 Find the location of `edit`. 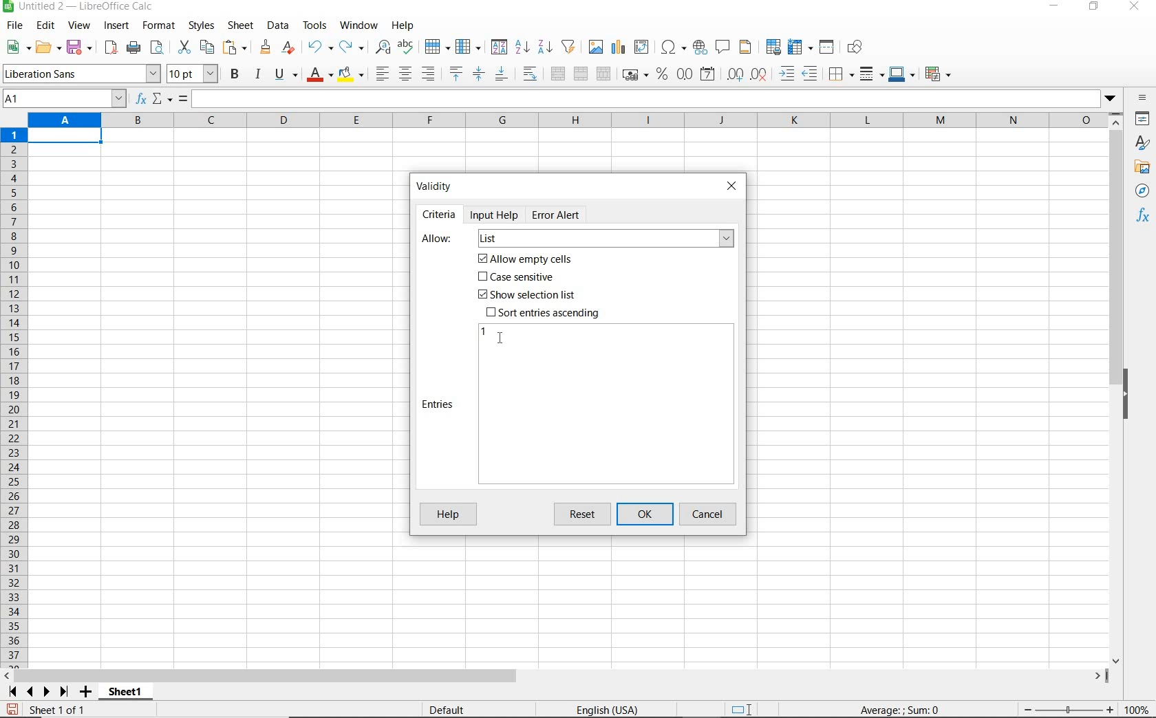

edit is located at coordinates (46, 28).